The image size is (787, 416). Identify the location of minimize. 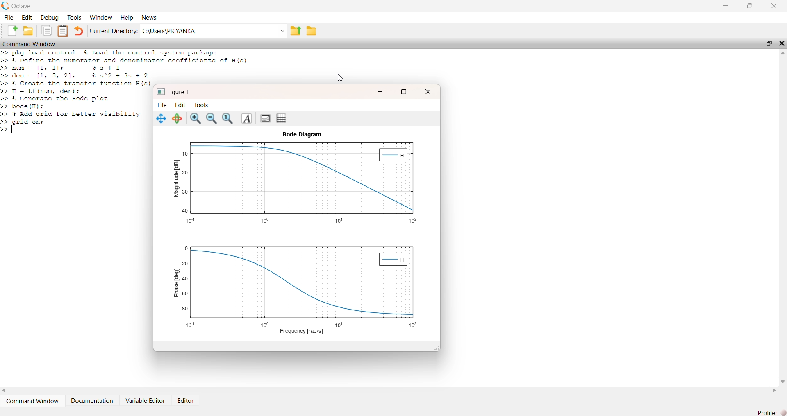
(380, 91).